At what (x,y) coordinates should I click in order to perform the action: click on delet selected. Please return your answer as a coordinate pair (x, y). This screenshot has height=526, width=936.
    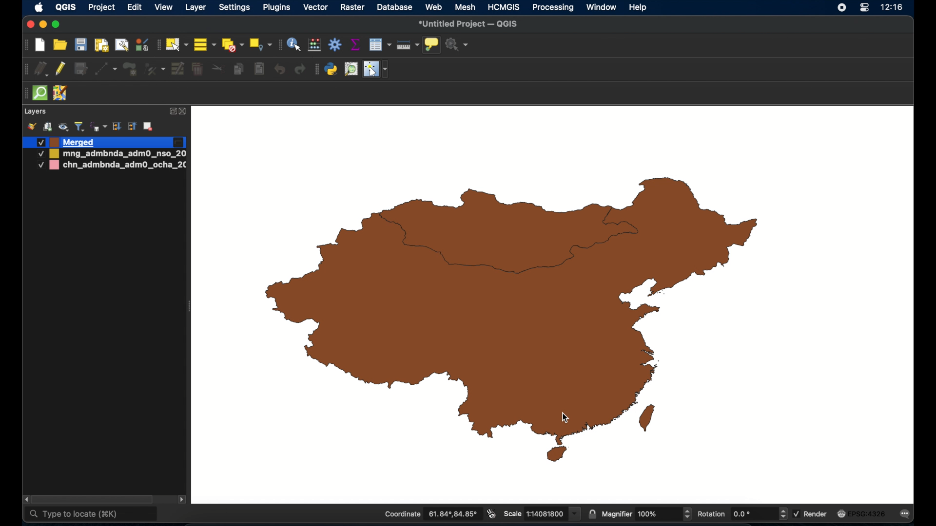
    Looking at the image, I should click on (196, 69).